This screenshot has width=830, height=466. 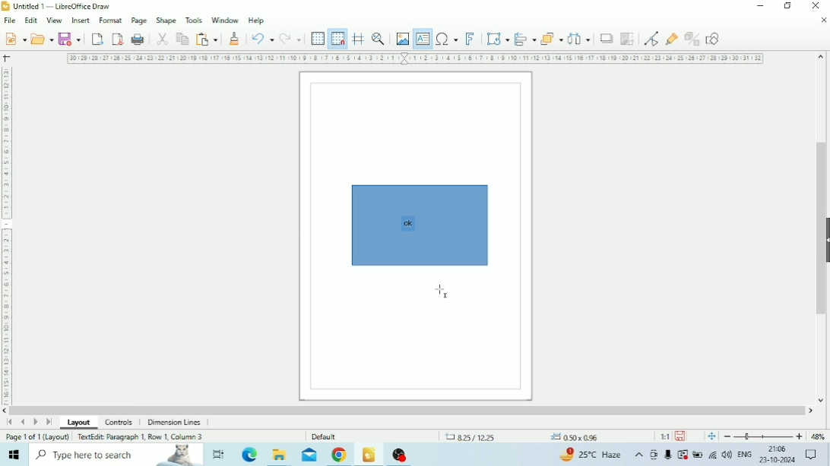 I want to click on Snap to Grid, so click(x=338, y=39).